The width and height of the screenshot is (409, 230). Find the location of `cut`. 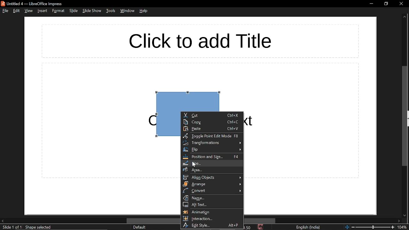

cut is located at coordinates (212, 115).